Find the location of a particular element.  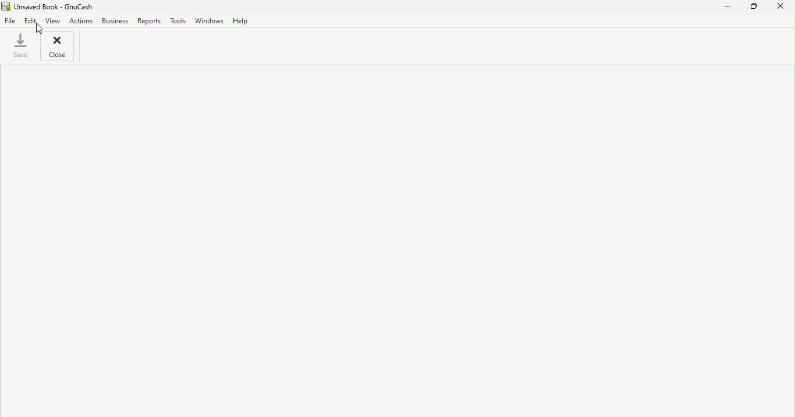

Cursor is located at coordinates (39, 29).